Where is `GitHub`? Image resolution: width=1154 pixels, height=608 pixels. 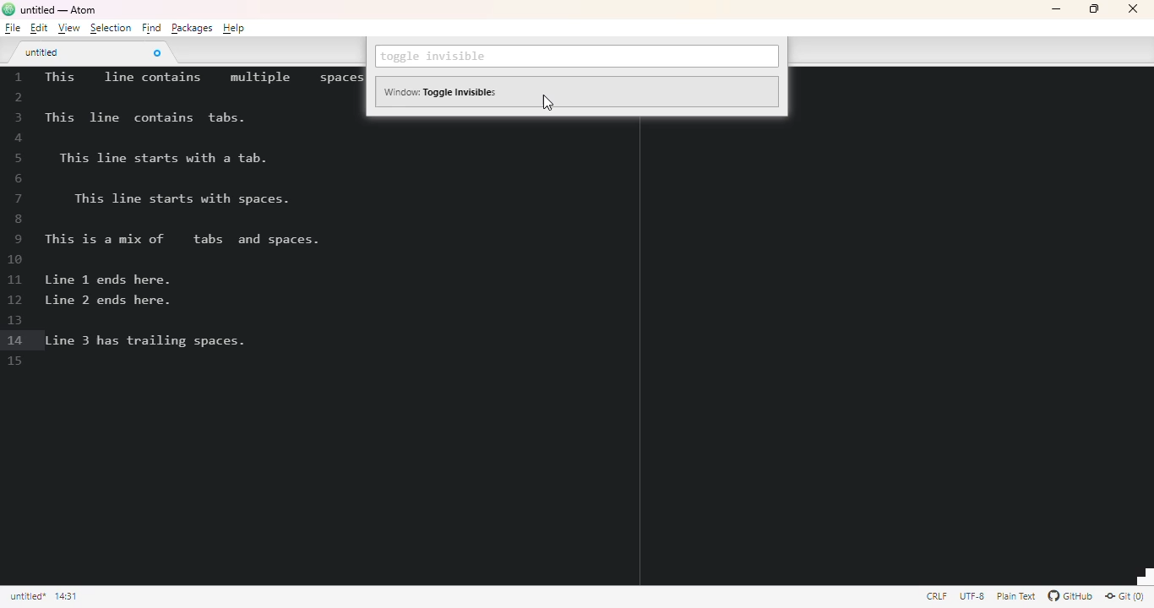 GitHub is located at coordinates (1070, 596).